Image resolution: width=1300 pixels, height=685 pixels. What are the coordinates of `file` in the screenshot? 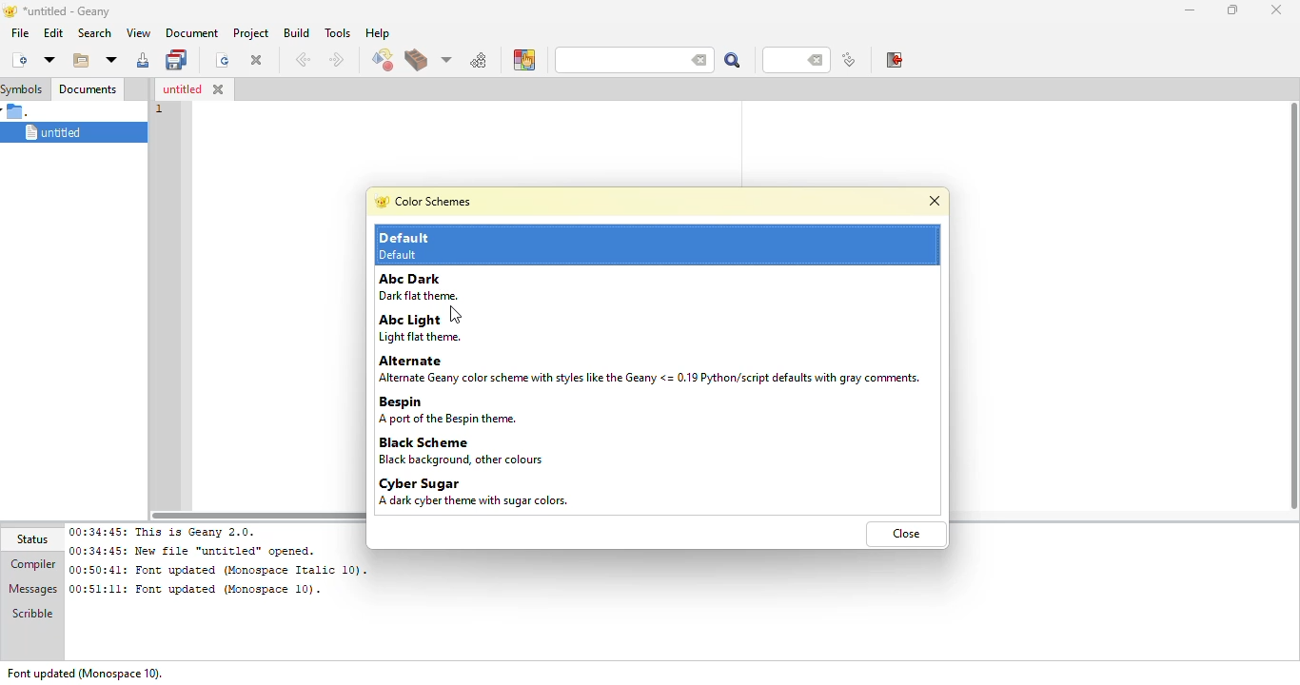 It's located at (19, 32).